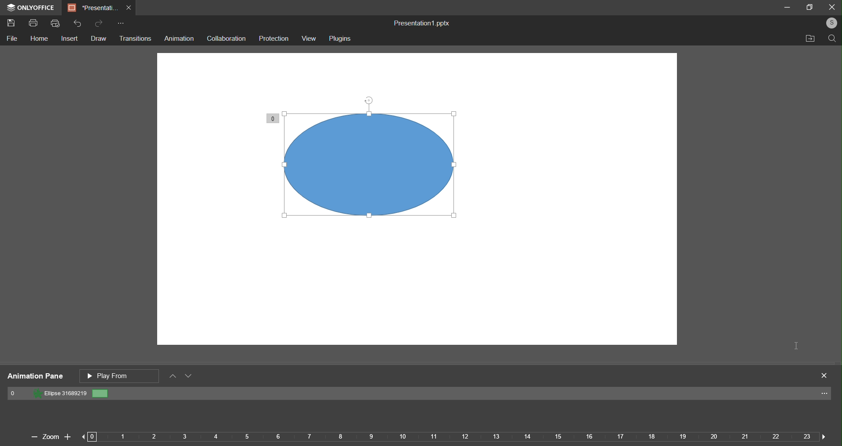  I want to click on minimize, so click(787, 7).